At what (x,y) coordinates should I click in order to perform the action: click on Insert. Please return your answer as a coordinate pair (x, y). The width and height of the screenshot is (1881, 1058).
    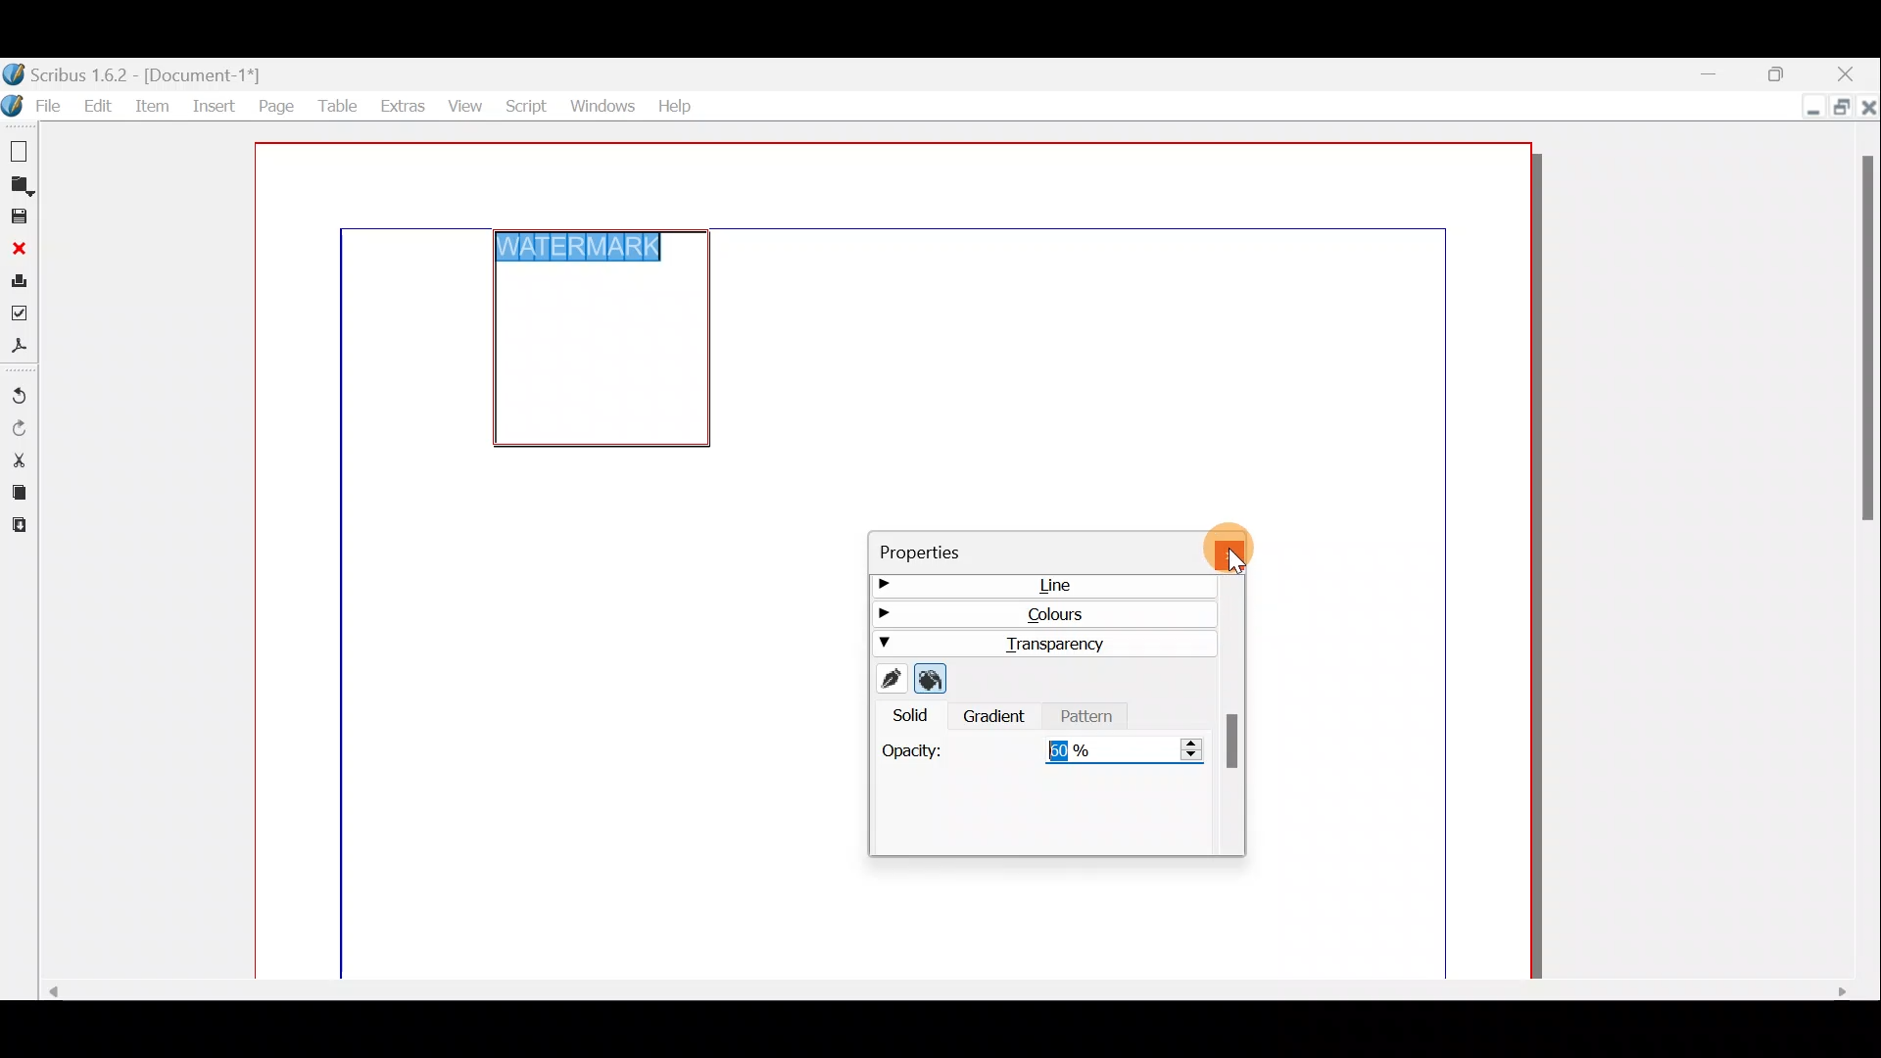
    Looking at the image, I should click on (215, 103).